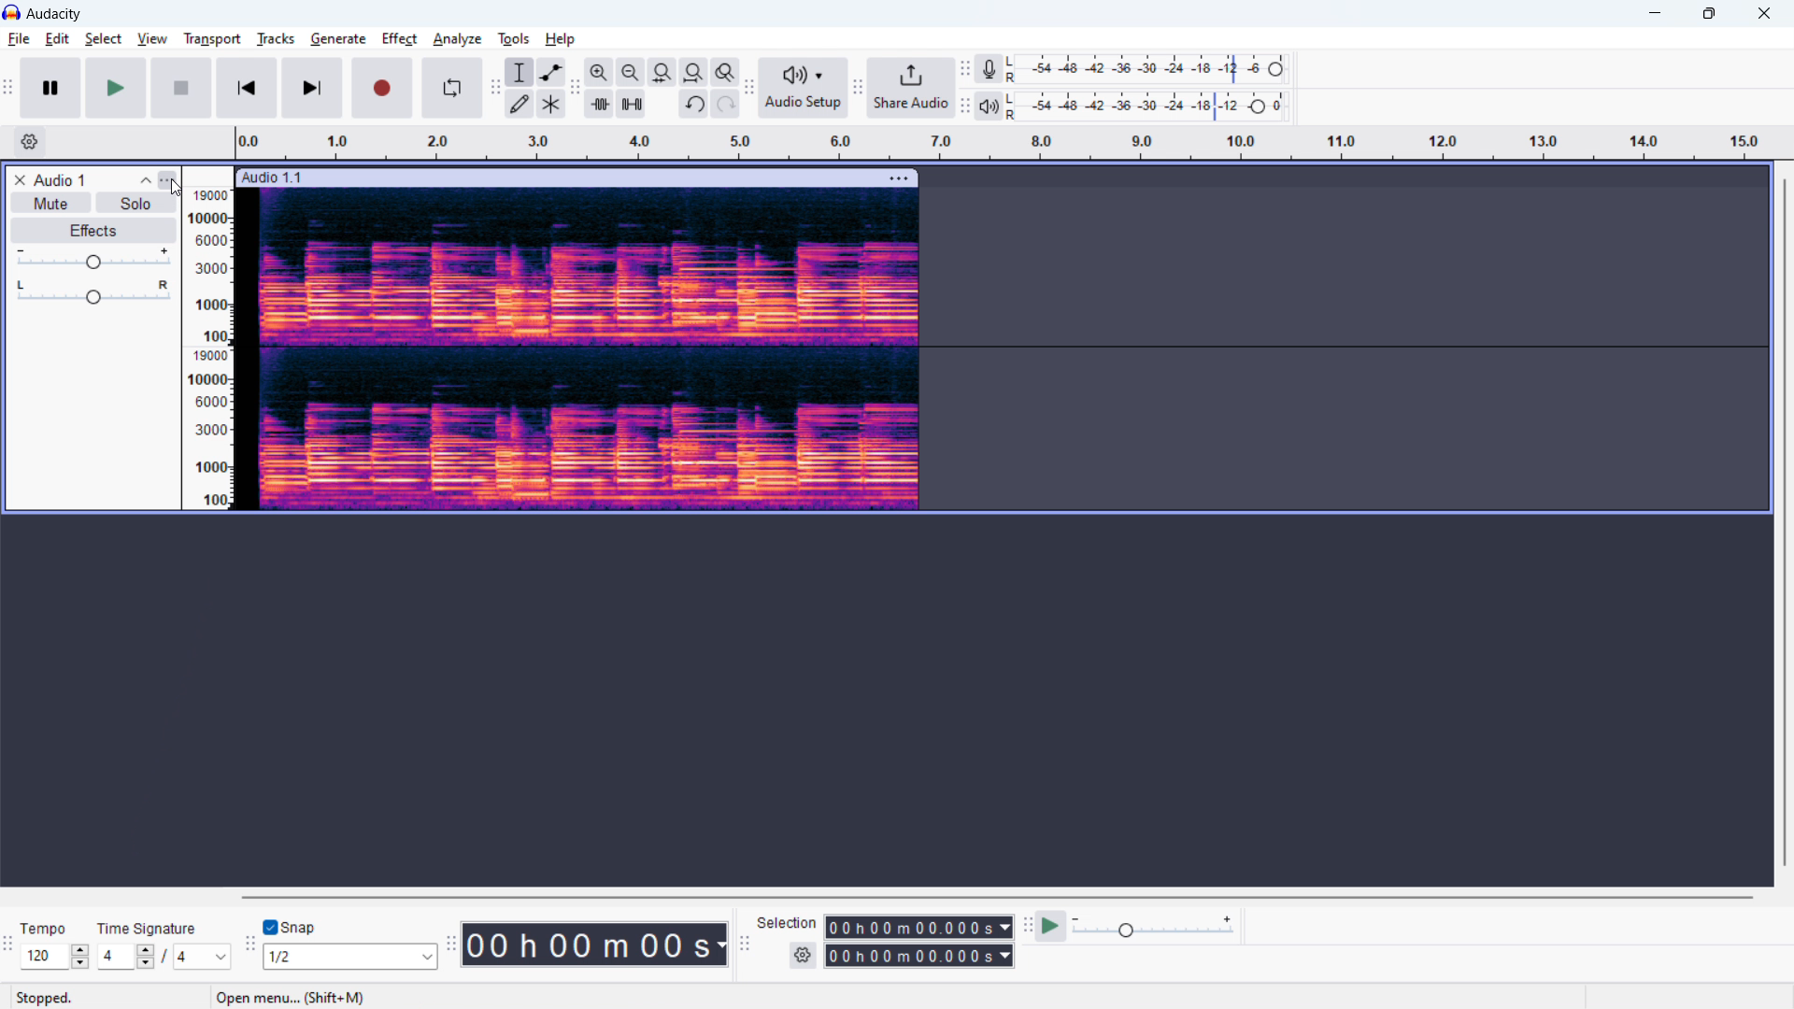 The height and width of the screenshot is (1009, 1794). I want to click on audio setup, so click(803, 88).